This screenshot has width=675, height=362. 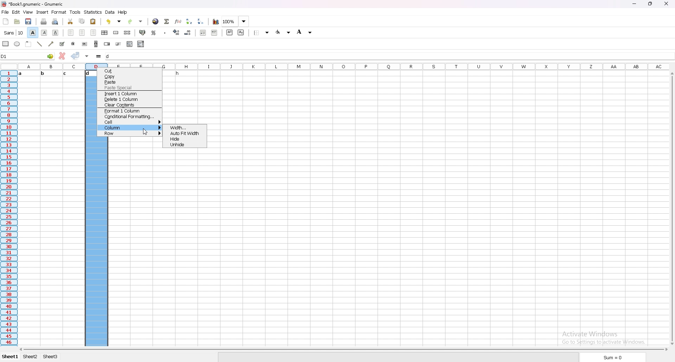 What do you see at coordinates (184, 139) in the screenshot?
I see `hide` at bounding box center [184, 139].